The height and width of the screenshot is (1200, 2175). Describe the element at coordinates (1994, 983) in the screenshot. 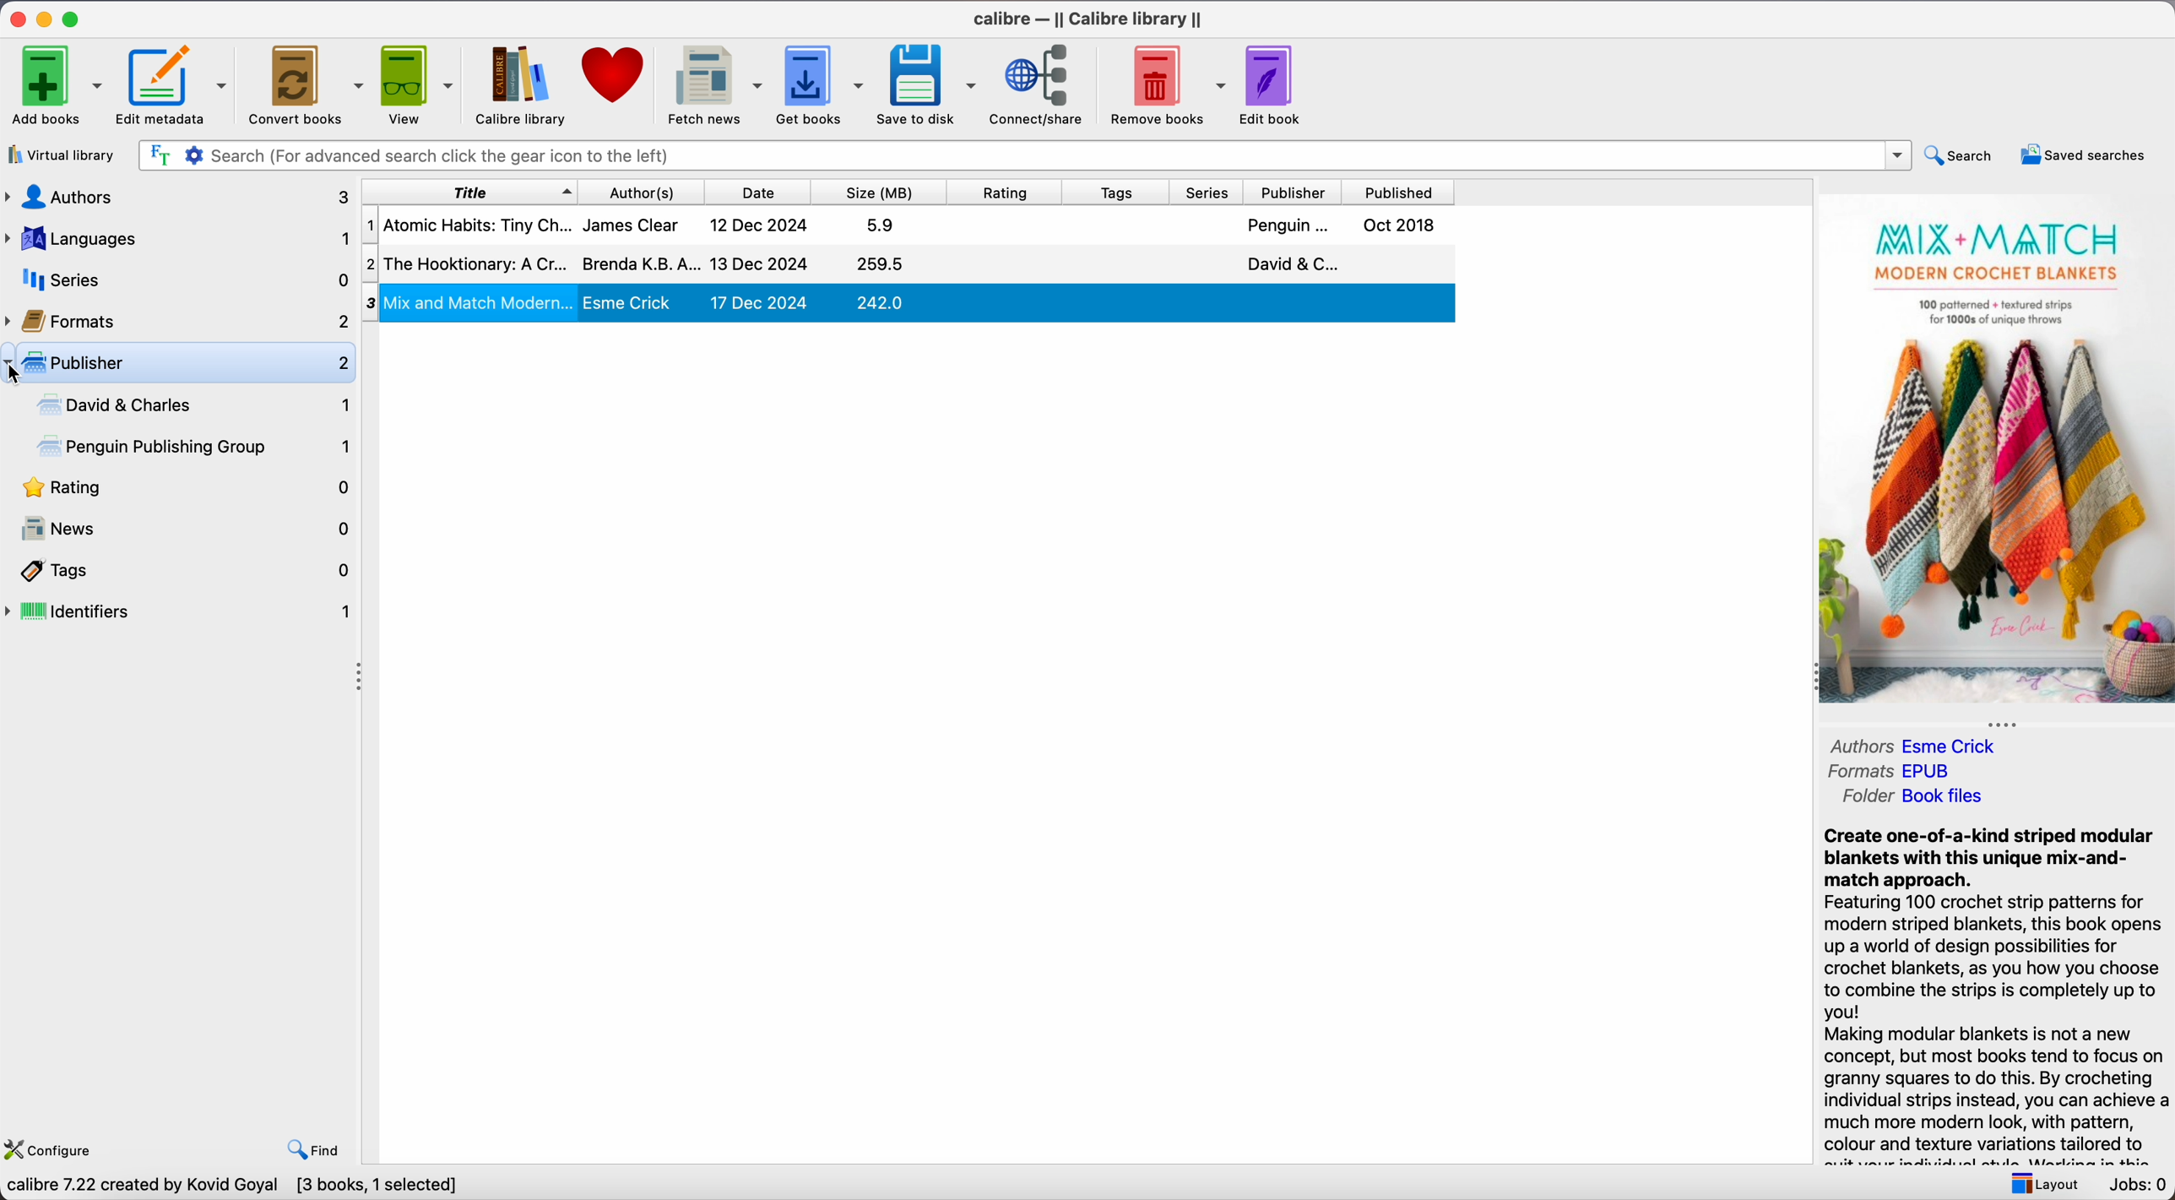

I see `synopsis` at that location.